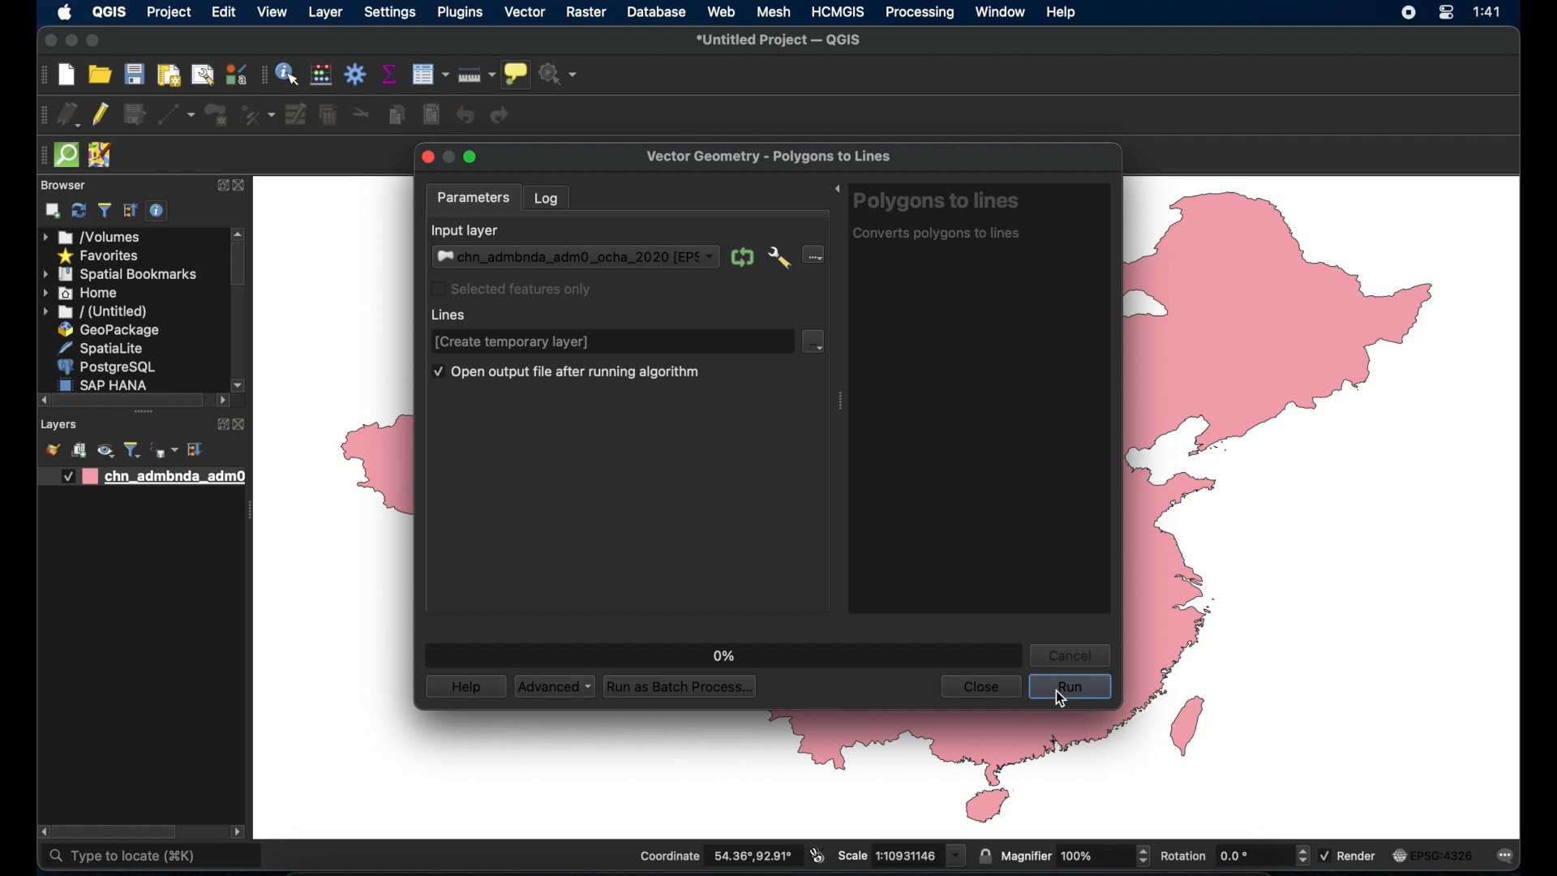  I want to click on toggle extents and mouse display position, so click(817, 855).